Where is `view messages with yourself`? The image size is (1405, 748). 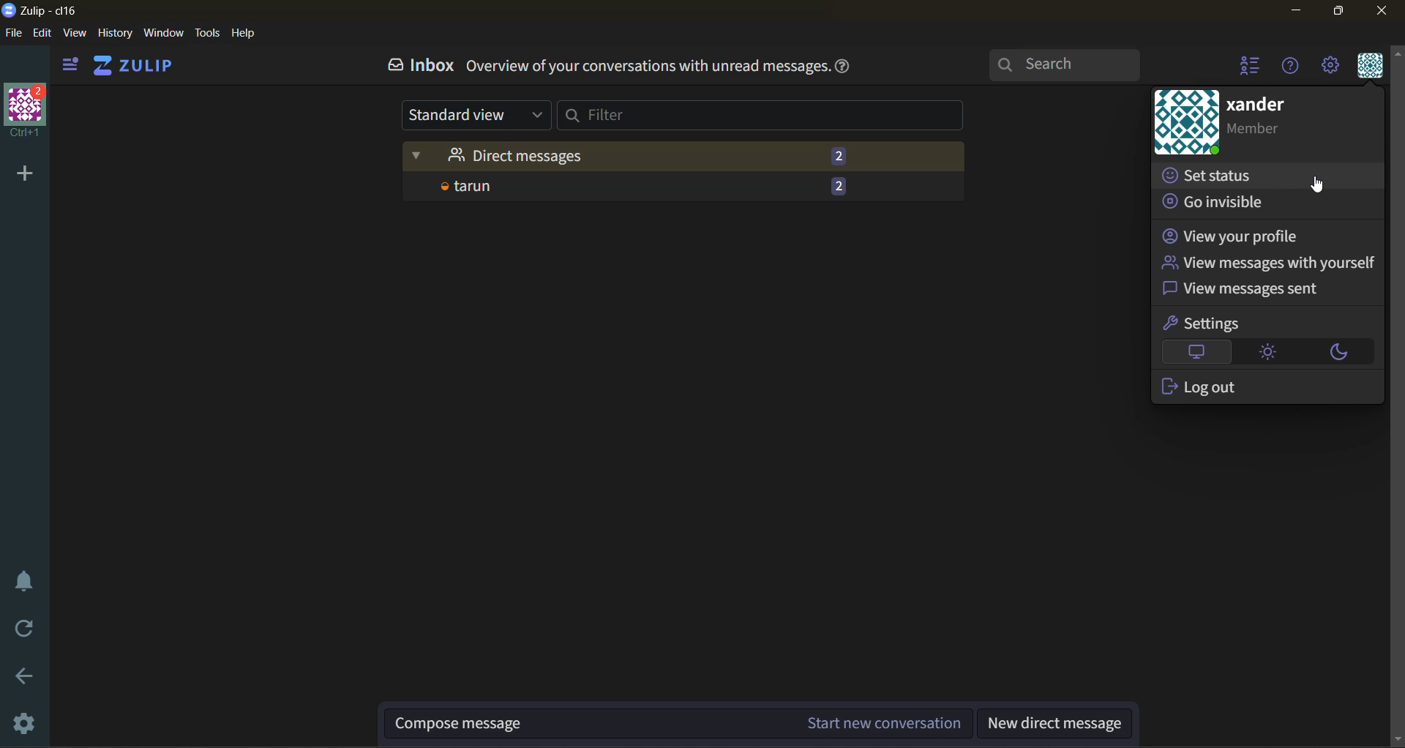
view messages with yourself is located at coordinates (1270, 263).